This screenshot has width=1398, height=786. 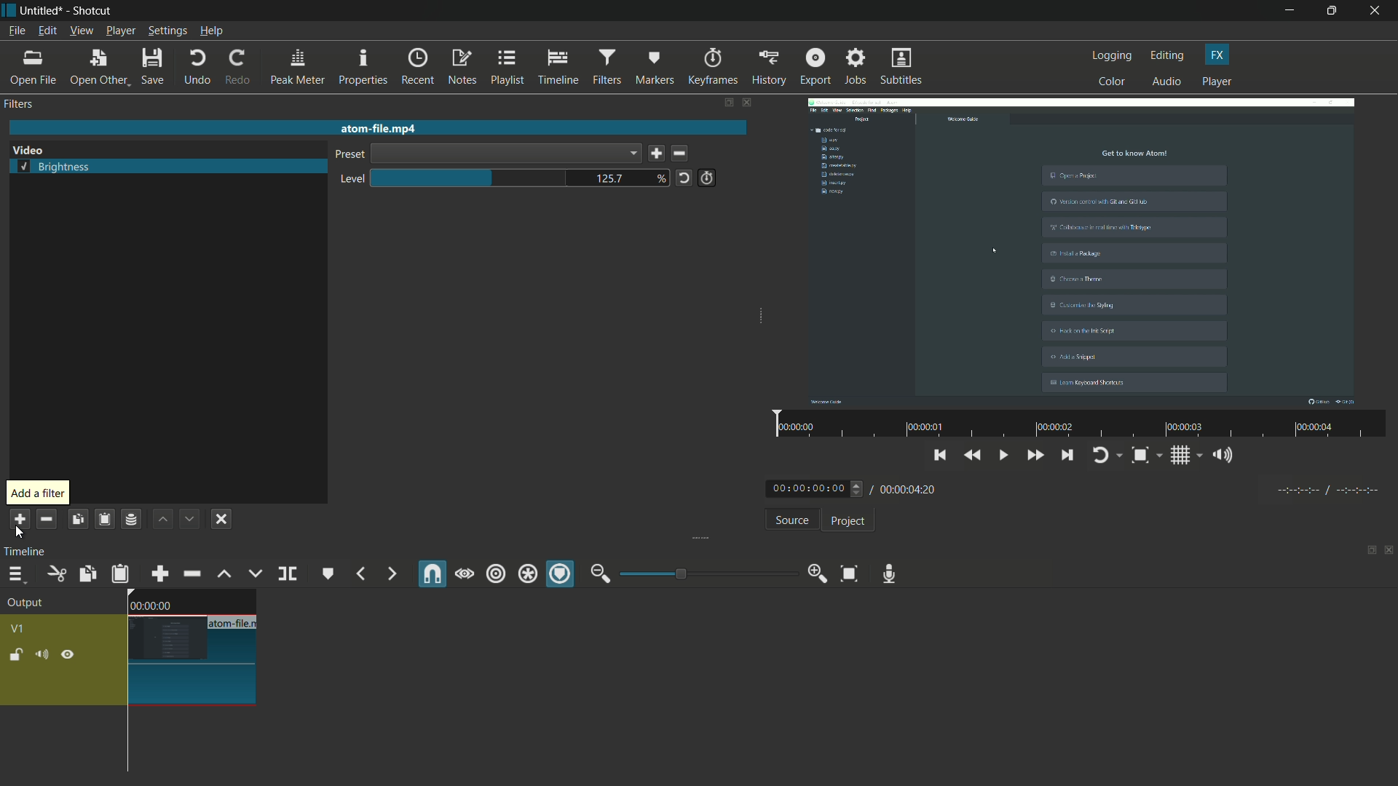 I want to click on mute, so click(x=44, y=655).